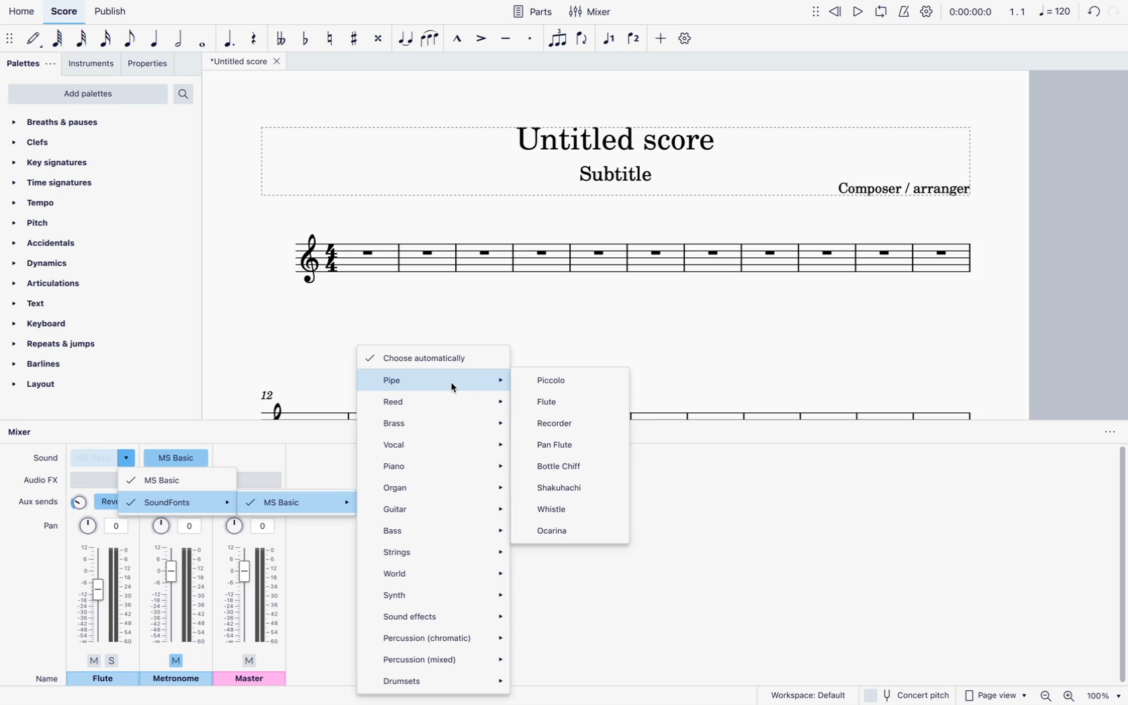 This screenshot has height=705, width=1128. I want to click on concert pitch, so click(905, 694).